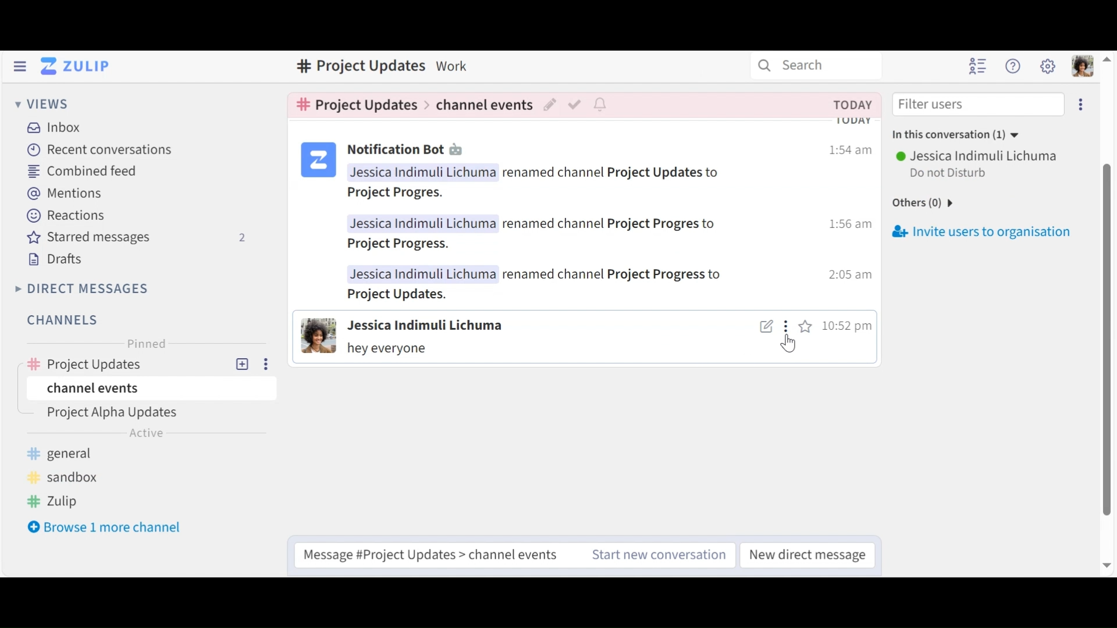 The width and height of the screenshot is (1117, 628). What do you see at coordinates (55, 499) in the screenshot?
I see `zulip` at bounding box center [55, 499].